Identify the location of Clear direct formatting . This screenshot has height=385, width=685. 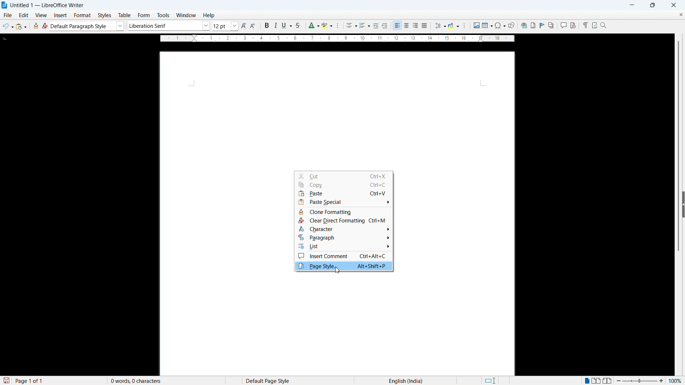
(45, 26).